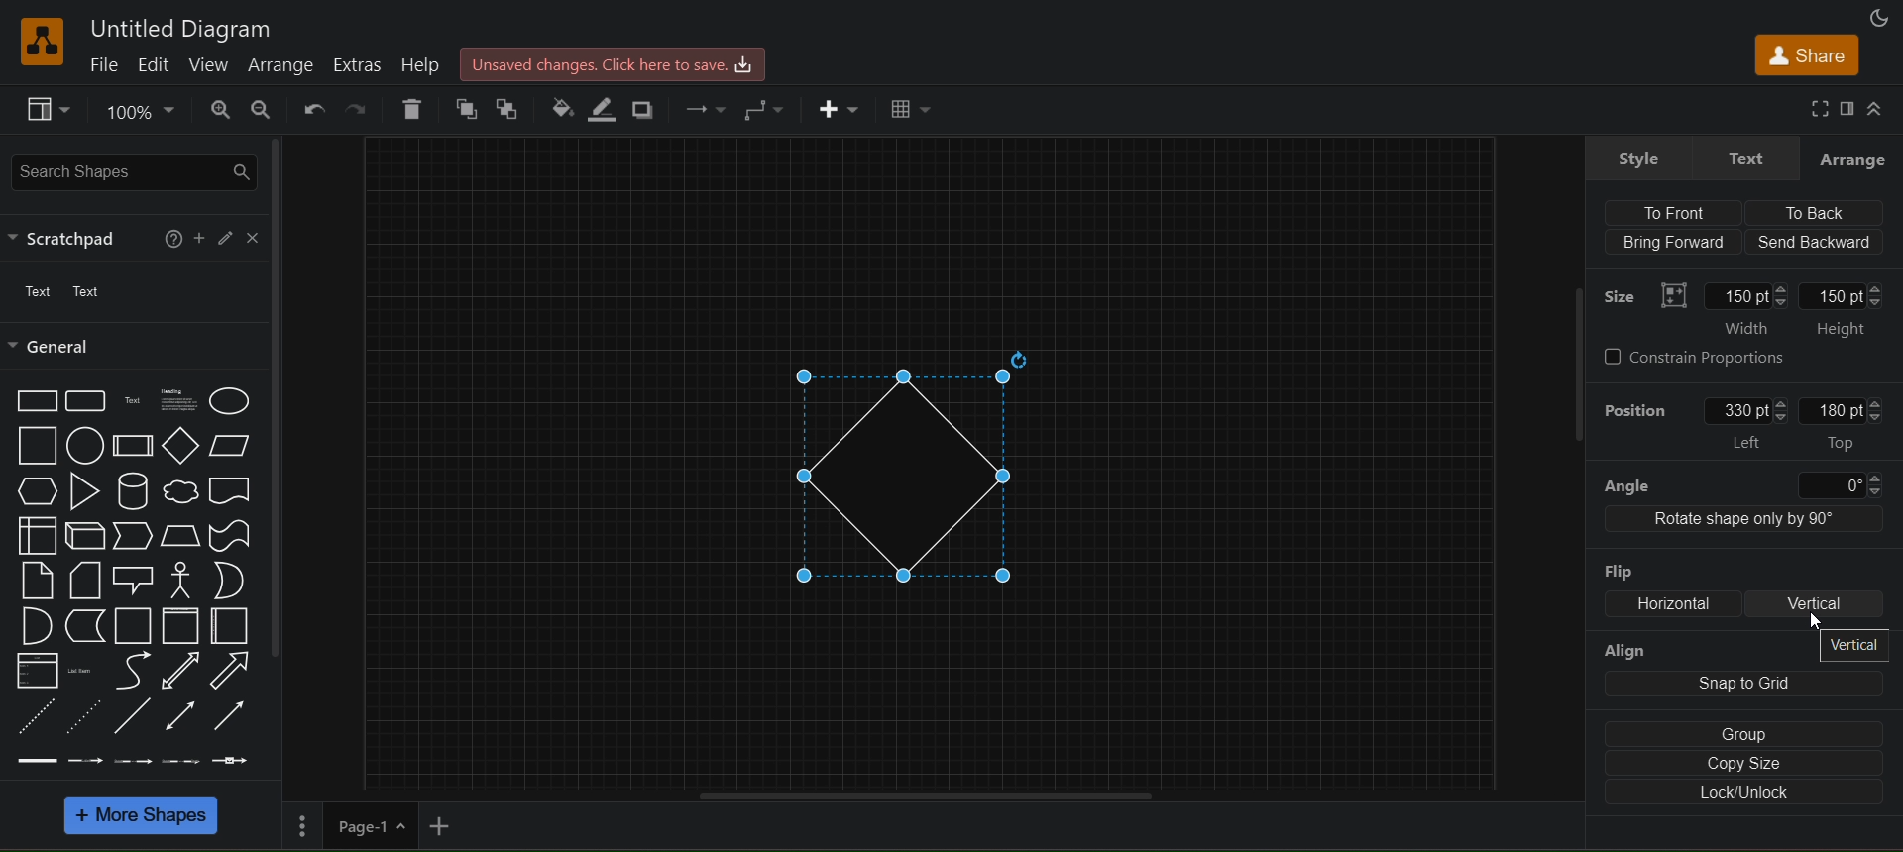 This screenshot has width=1903, height=852. Describe the element at coordinates (228, 536) in the screenshot. I see `tape` at that location.